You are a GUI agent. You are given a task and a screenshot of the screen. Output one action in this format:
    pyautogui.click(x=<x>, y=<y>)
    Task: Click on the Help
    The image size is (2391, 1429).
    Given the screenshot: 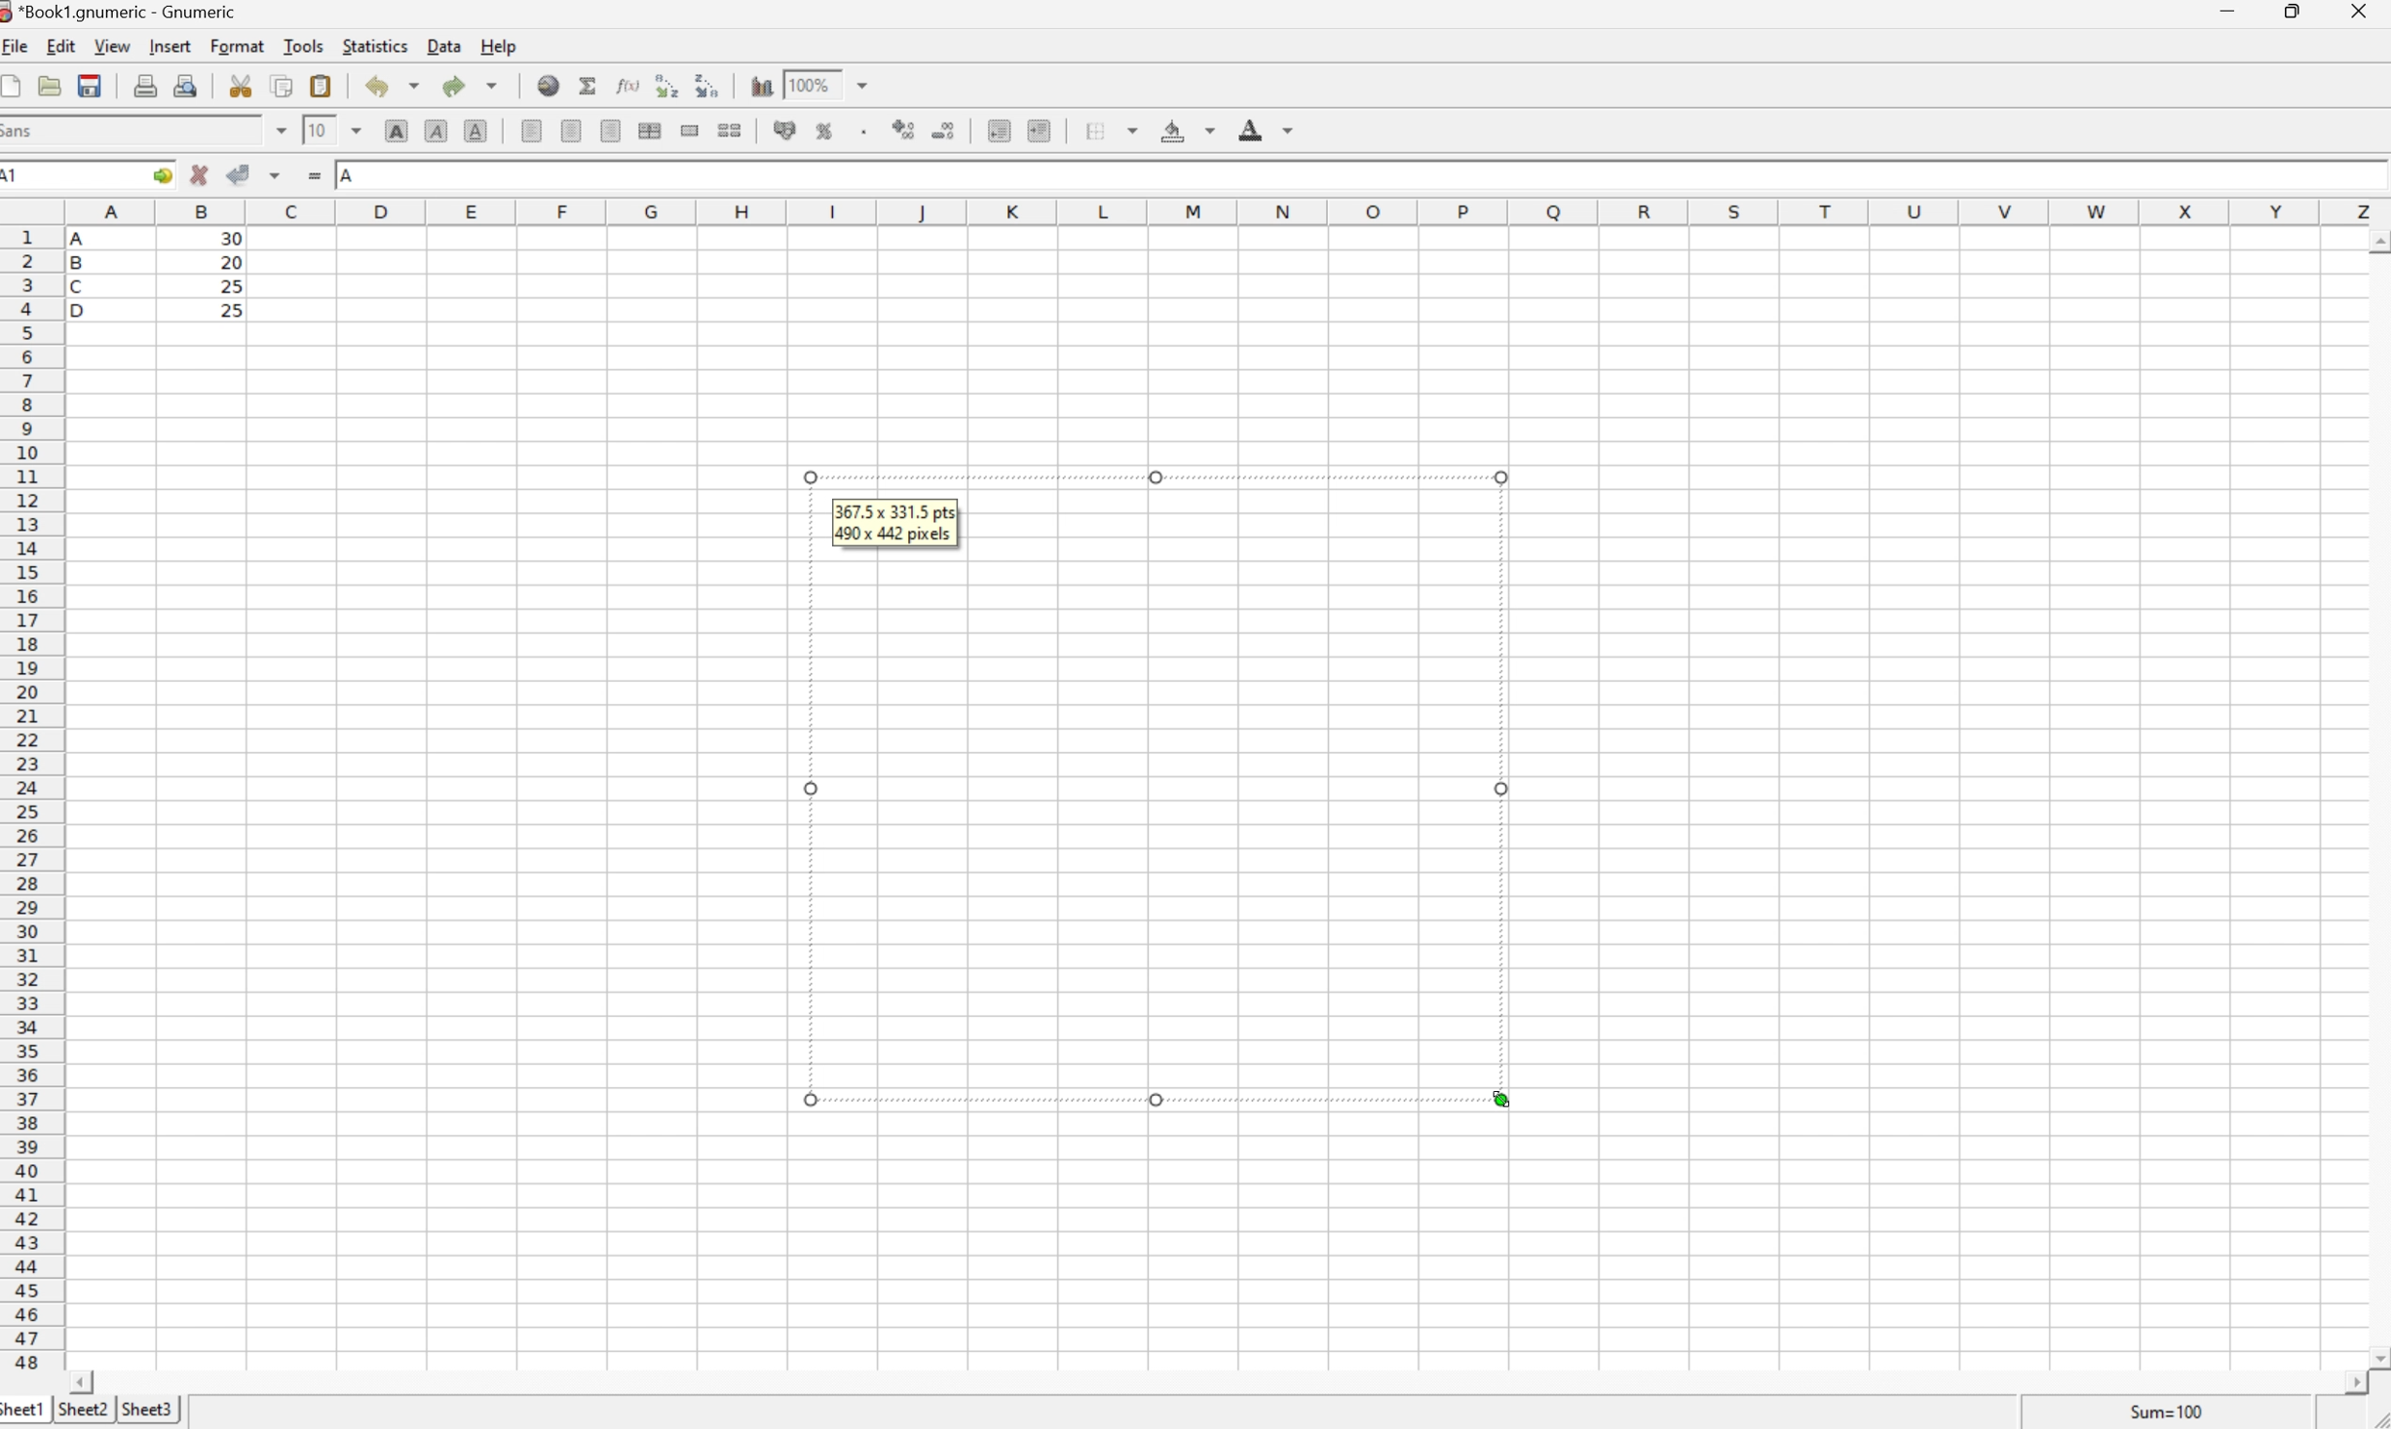 What is the action you would take?
    pyautogui.click(x=500, y=45)
    